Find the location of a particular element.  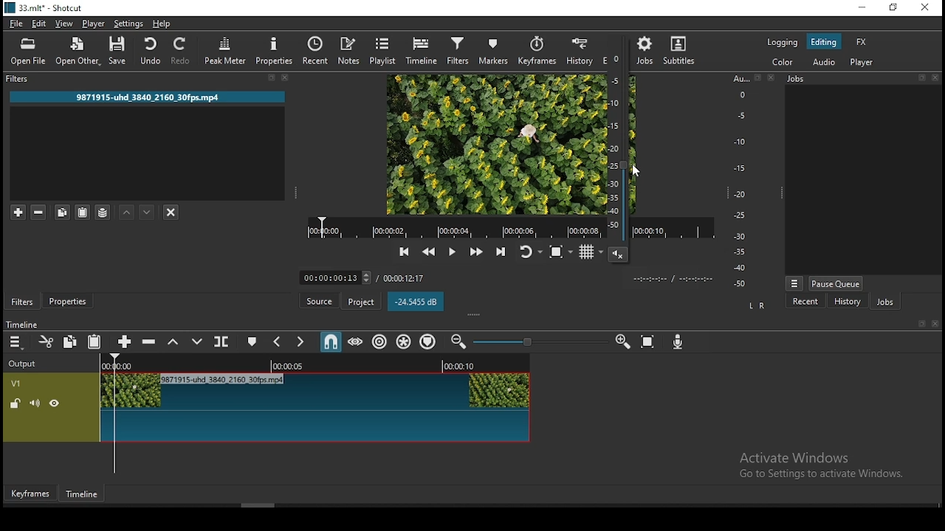

playlist is located at coordinates (383, 50).